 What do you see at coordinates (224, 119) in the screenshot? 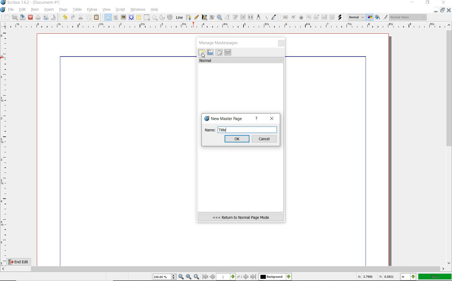
I see `new master page` at bounding box center [224, 119].